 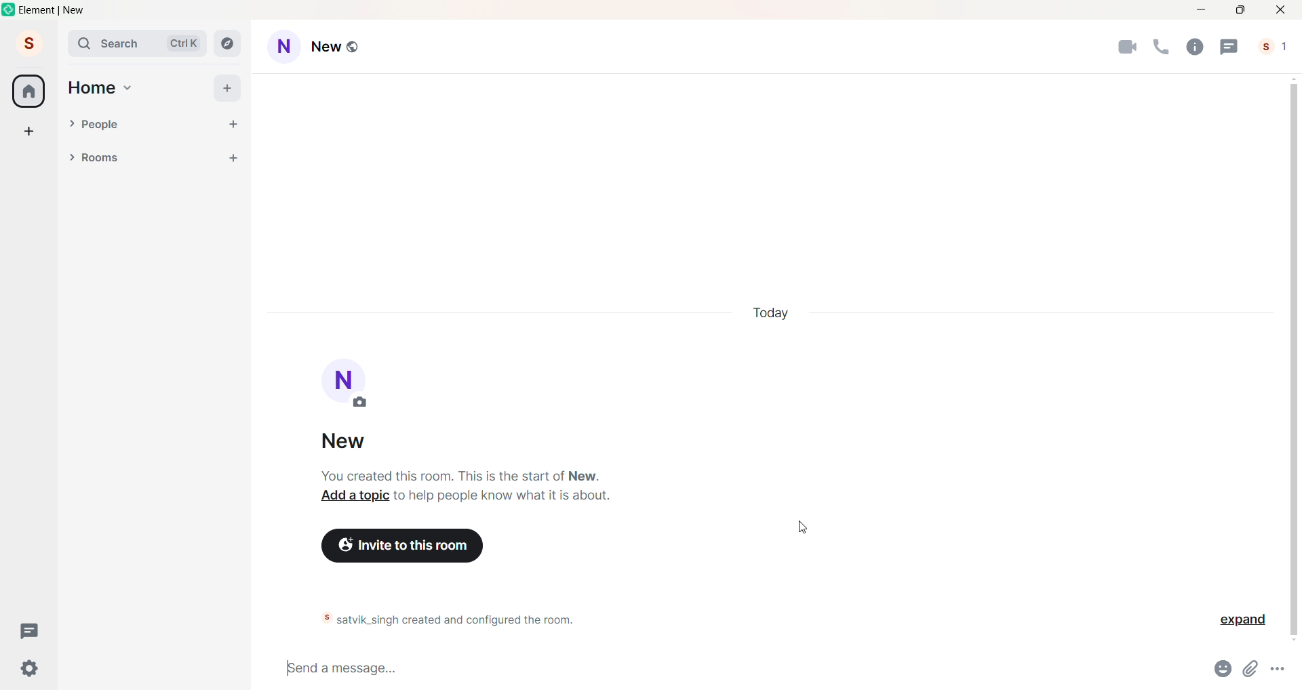 What do you see at coordinates (29, 131) in the screenshot?
I see `Create a Space` at bounding box center [29, 131].